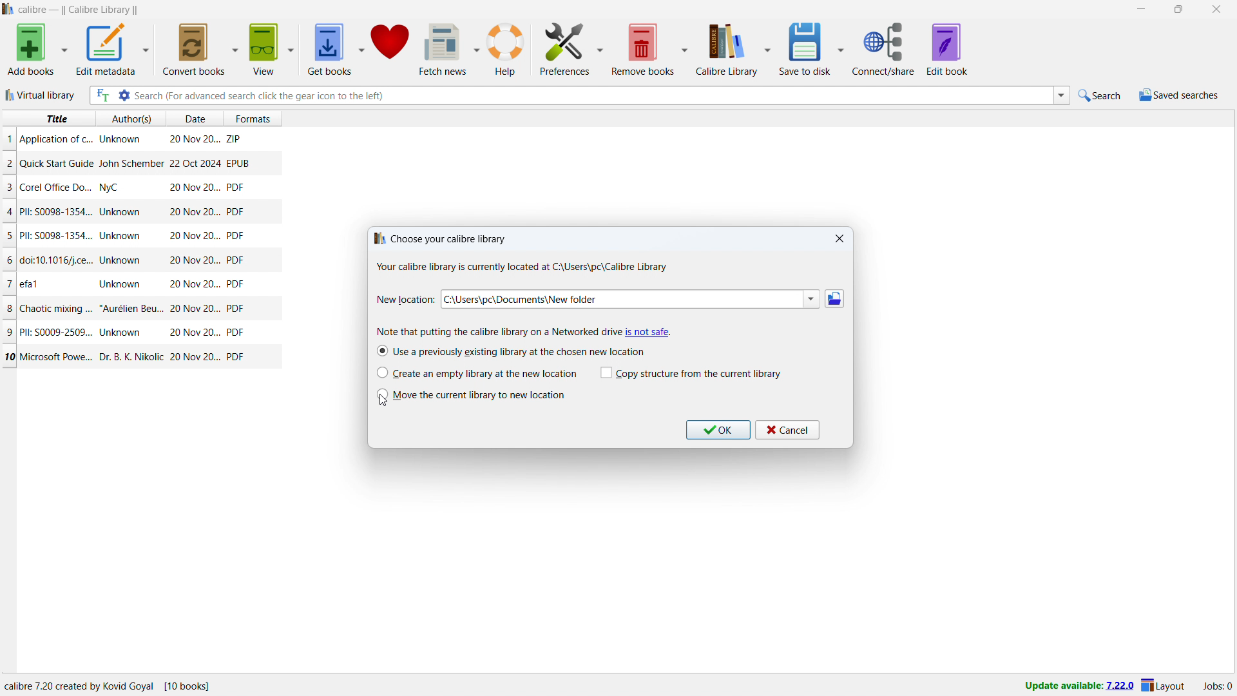 The image size is (1237, 696). Describe the element at coordinates (620, 299) in the screenshot. I see `location selected` at that location.